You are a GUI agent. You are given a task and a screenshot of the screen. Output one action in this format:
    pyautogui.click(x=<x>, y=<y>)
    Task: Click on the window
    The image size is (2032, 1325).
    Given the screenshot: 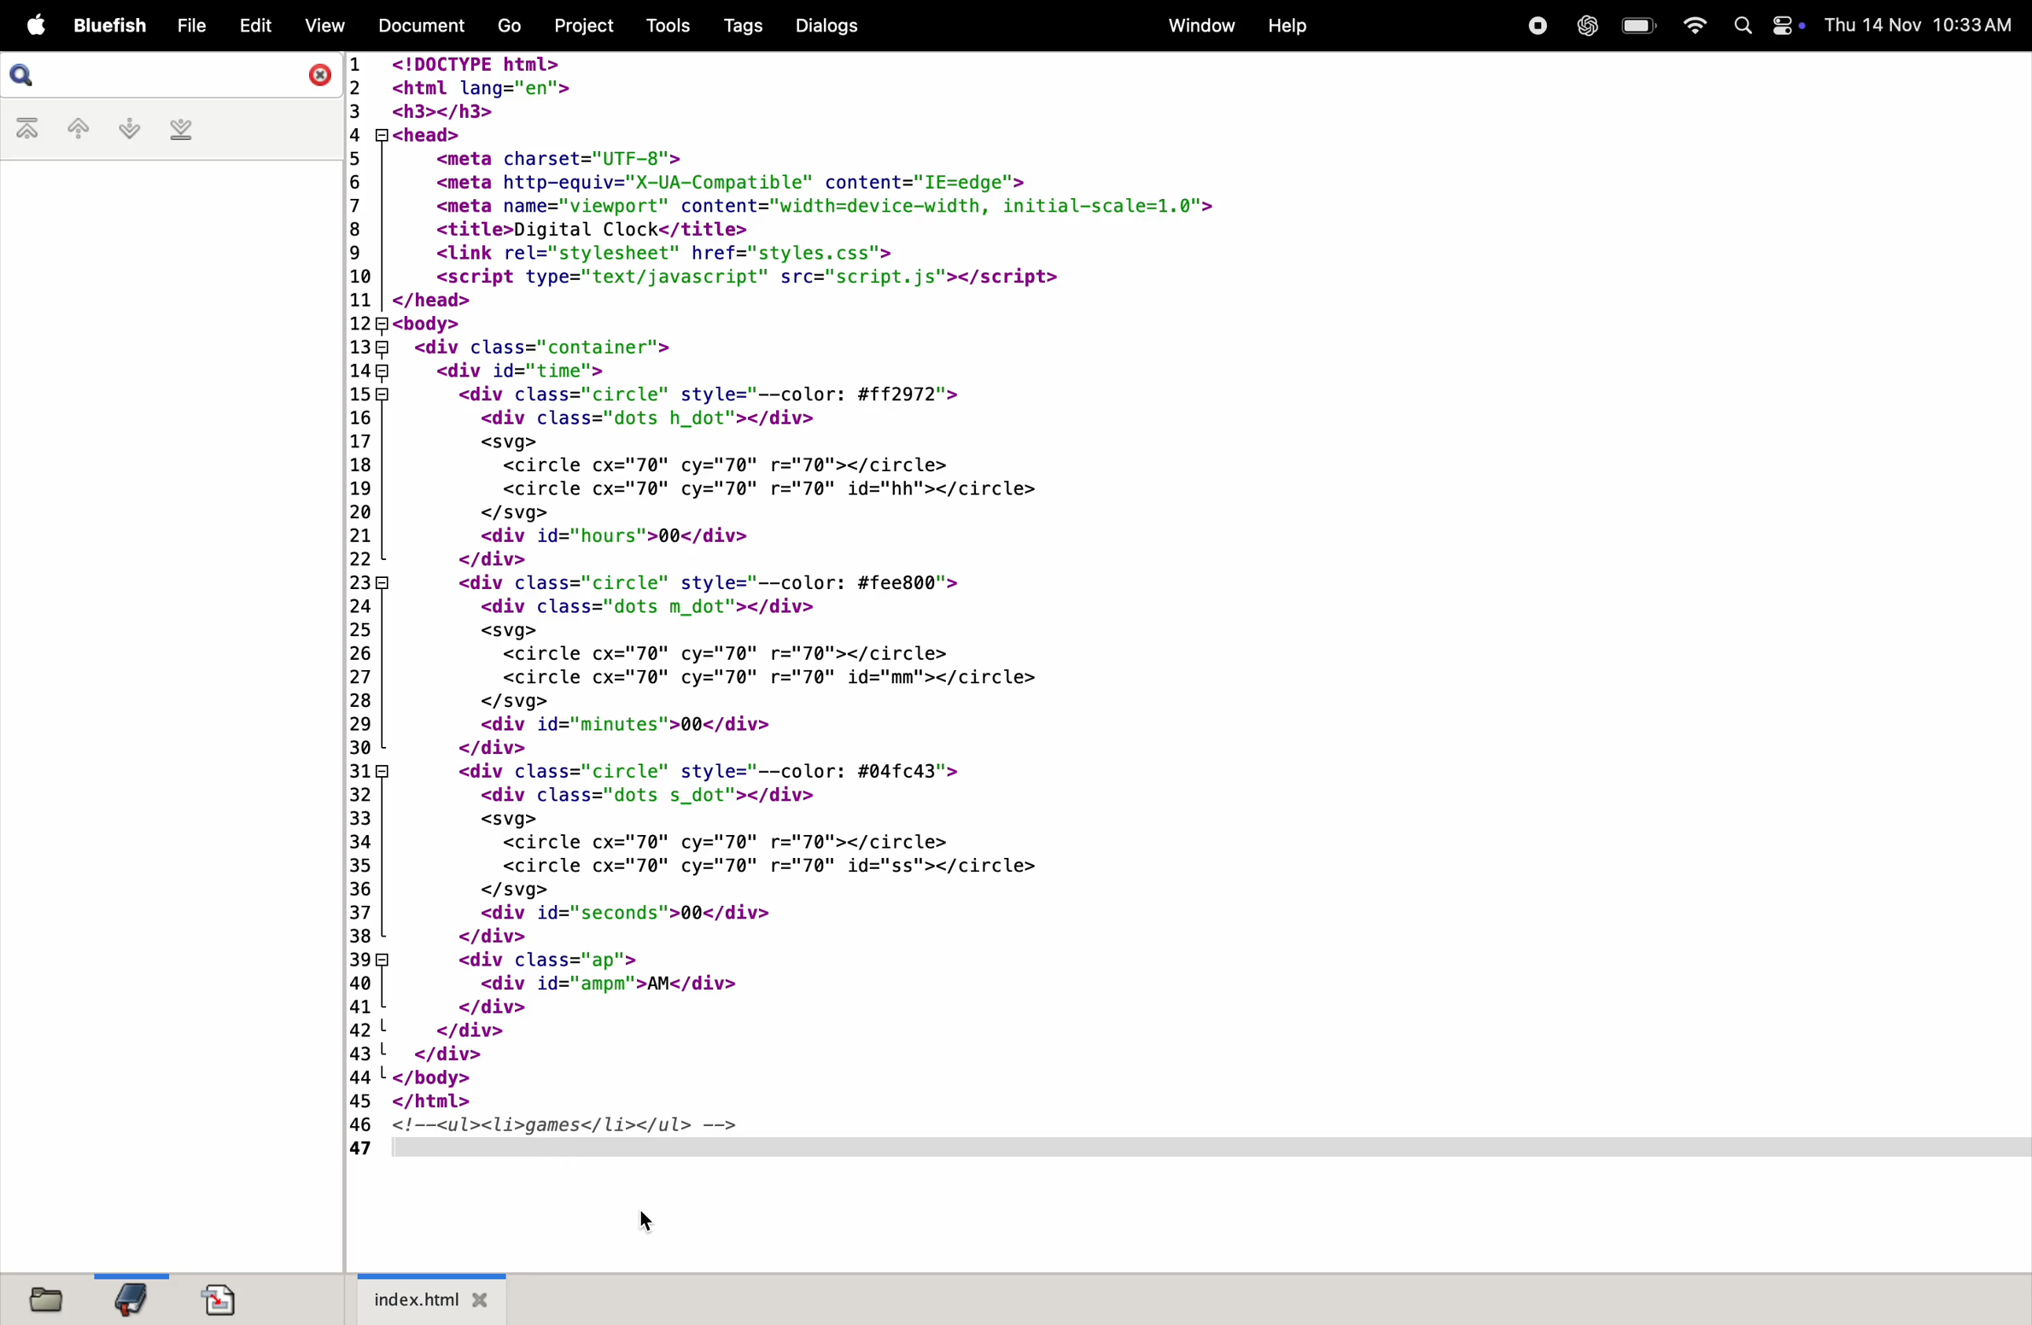 What is the action you would take?
    pyautogui.click(x=1197, y=26)
    